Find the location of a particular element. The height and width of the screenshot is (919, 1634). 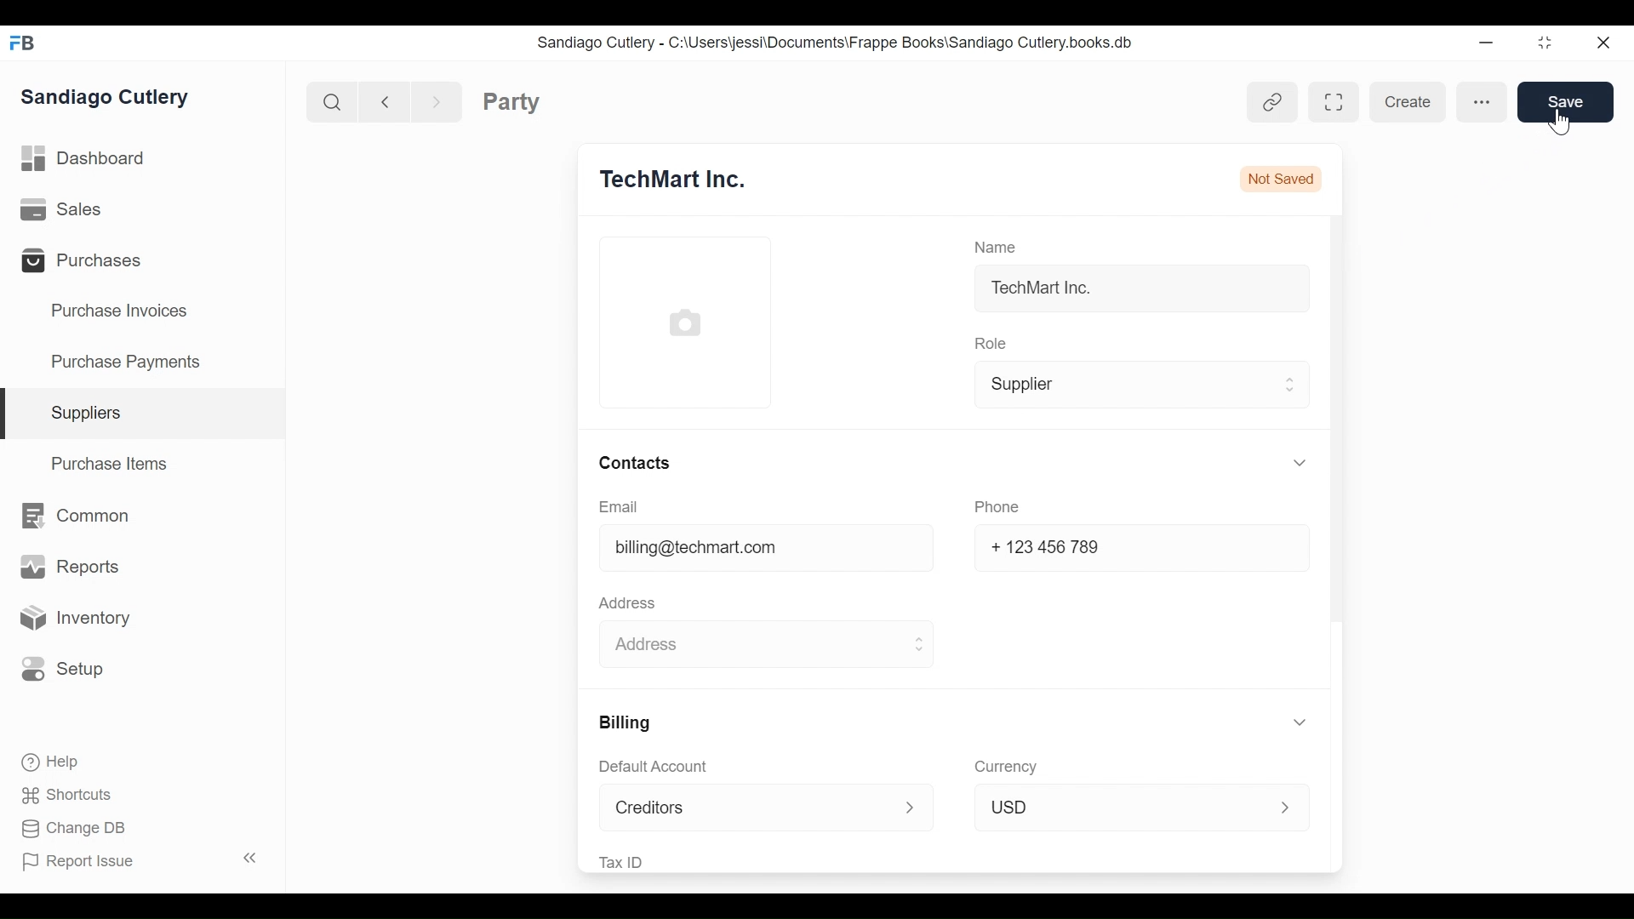

[FP Report Issue is located at coordinates (83, 866).